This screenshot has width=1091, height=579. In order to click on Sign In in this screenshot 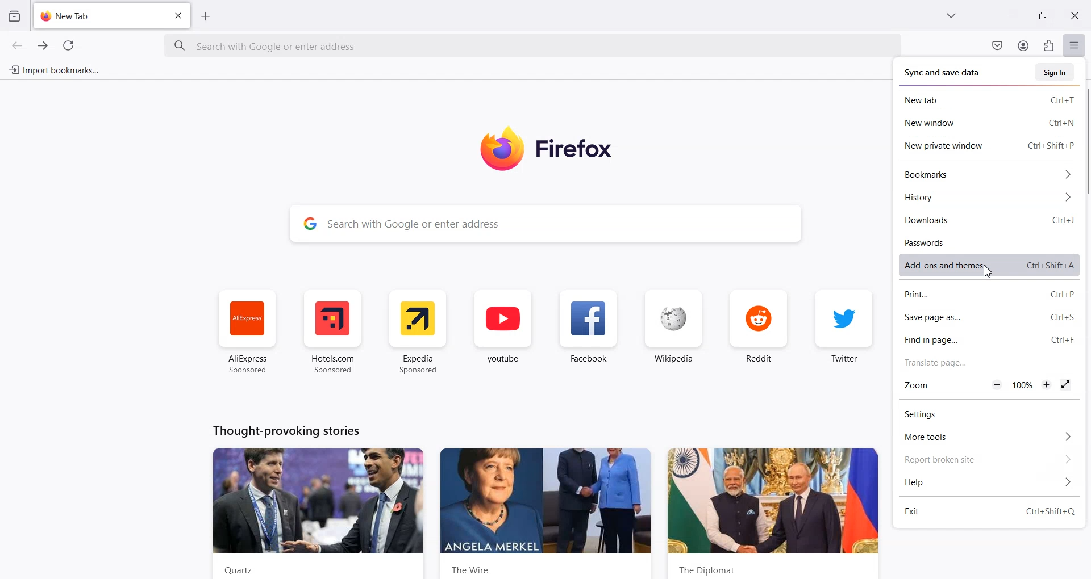, I will do `click(1054, 72)`.